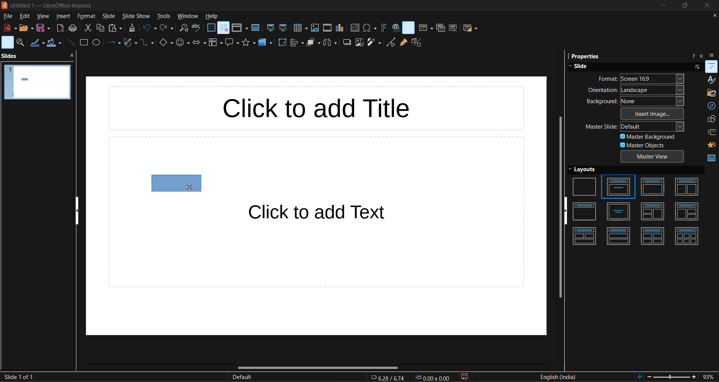  What do you see at coordinates (684, 6) in the screenshot?
I see `maximize` at bounding box center [684, 6].